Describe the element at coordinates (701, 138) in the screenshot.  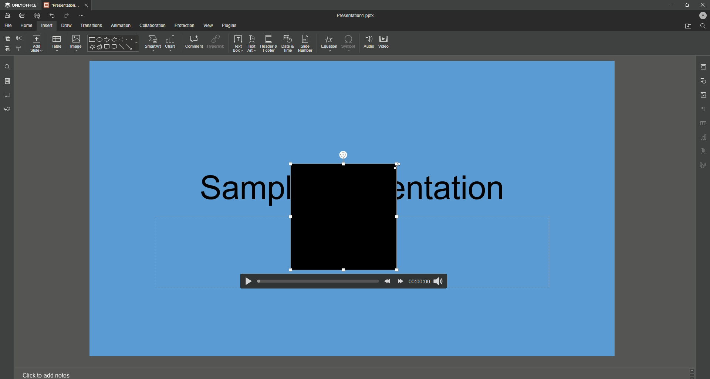
I see `Unnamed Icons` at that location.